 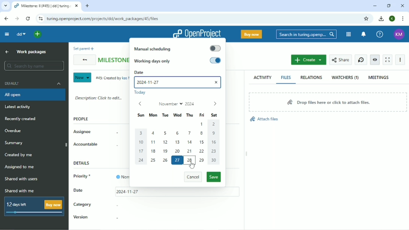 I want to click on Save, so click(x=214, y=177).